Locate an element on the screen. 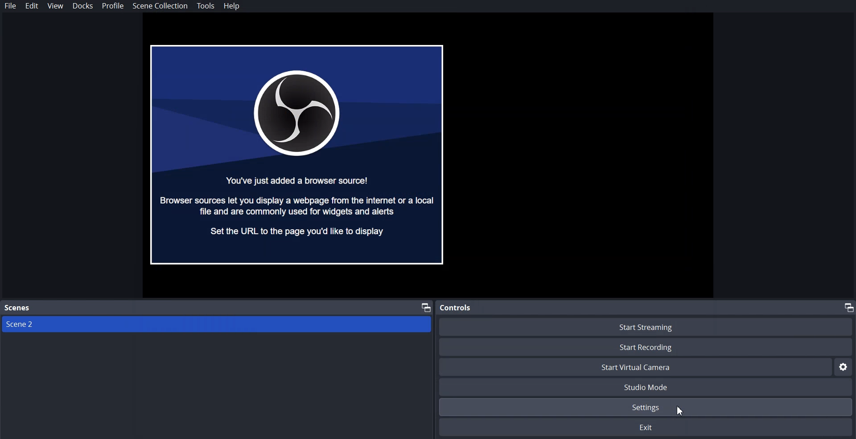  Scene is located at coordinates (217, 324).